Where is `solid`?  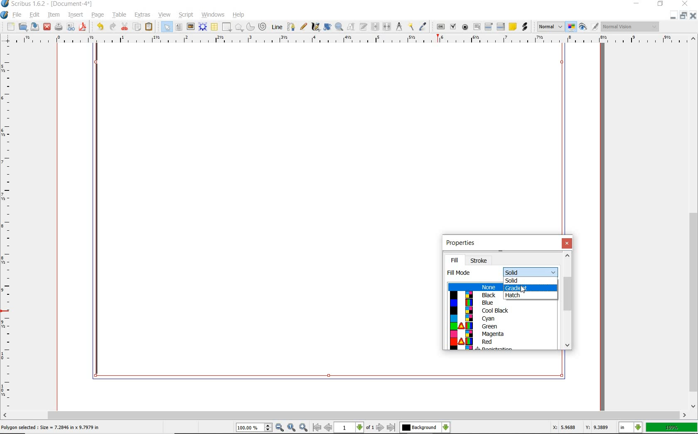
solid is located at coordinates (531, 272).